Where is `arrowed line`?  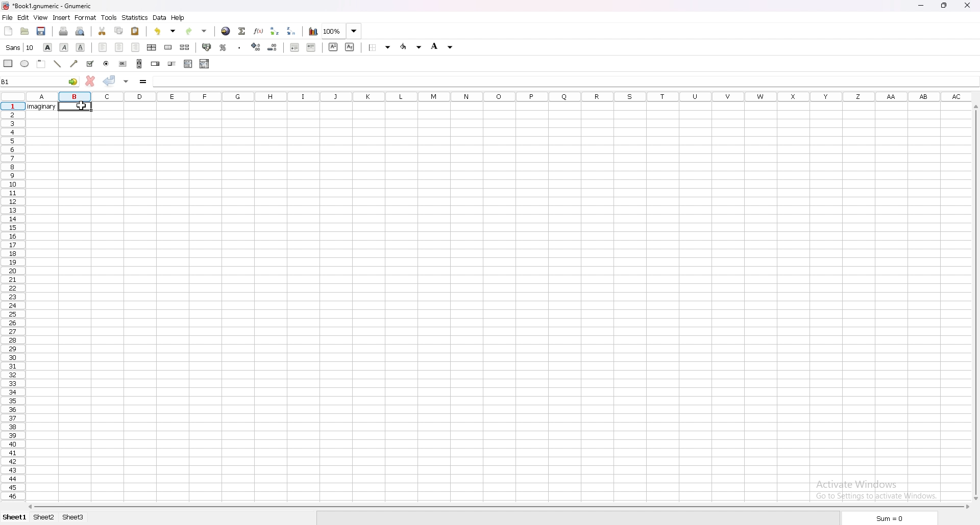
arrowed line is located at coordinates (74, 63).